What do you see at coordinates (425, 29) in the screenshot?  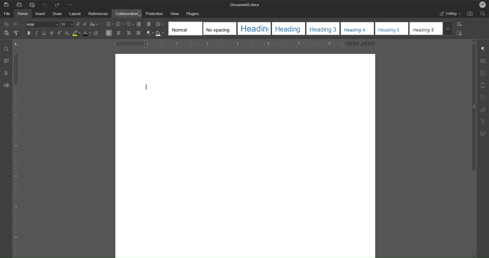 I see `Heading 6` at bounding box center [425, 29].